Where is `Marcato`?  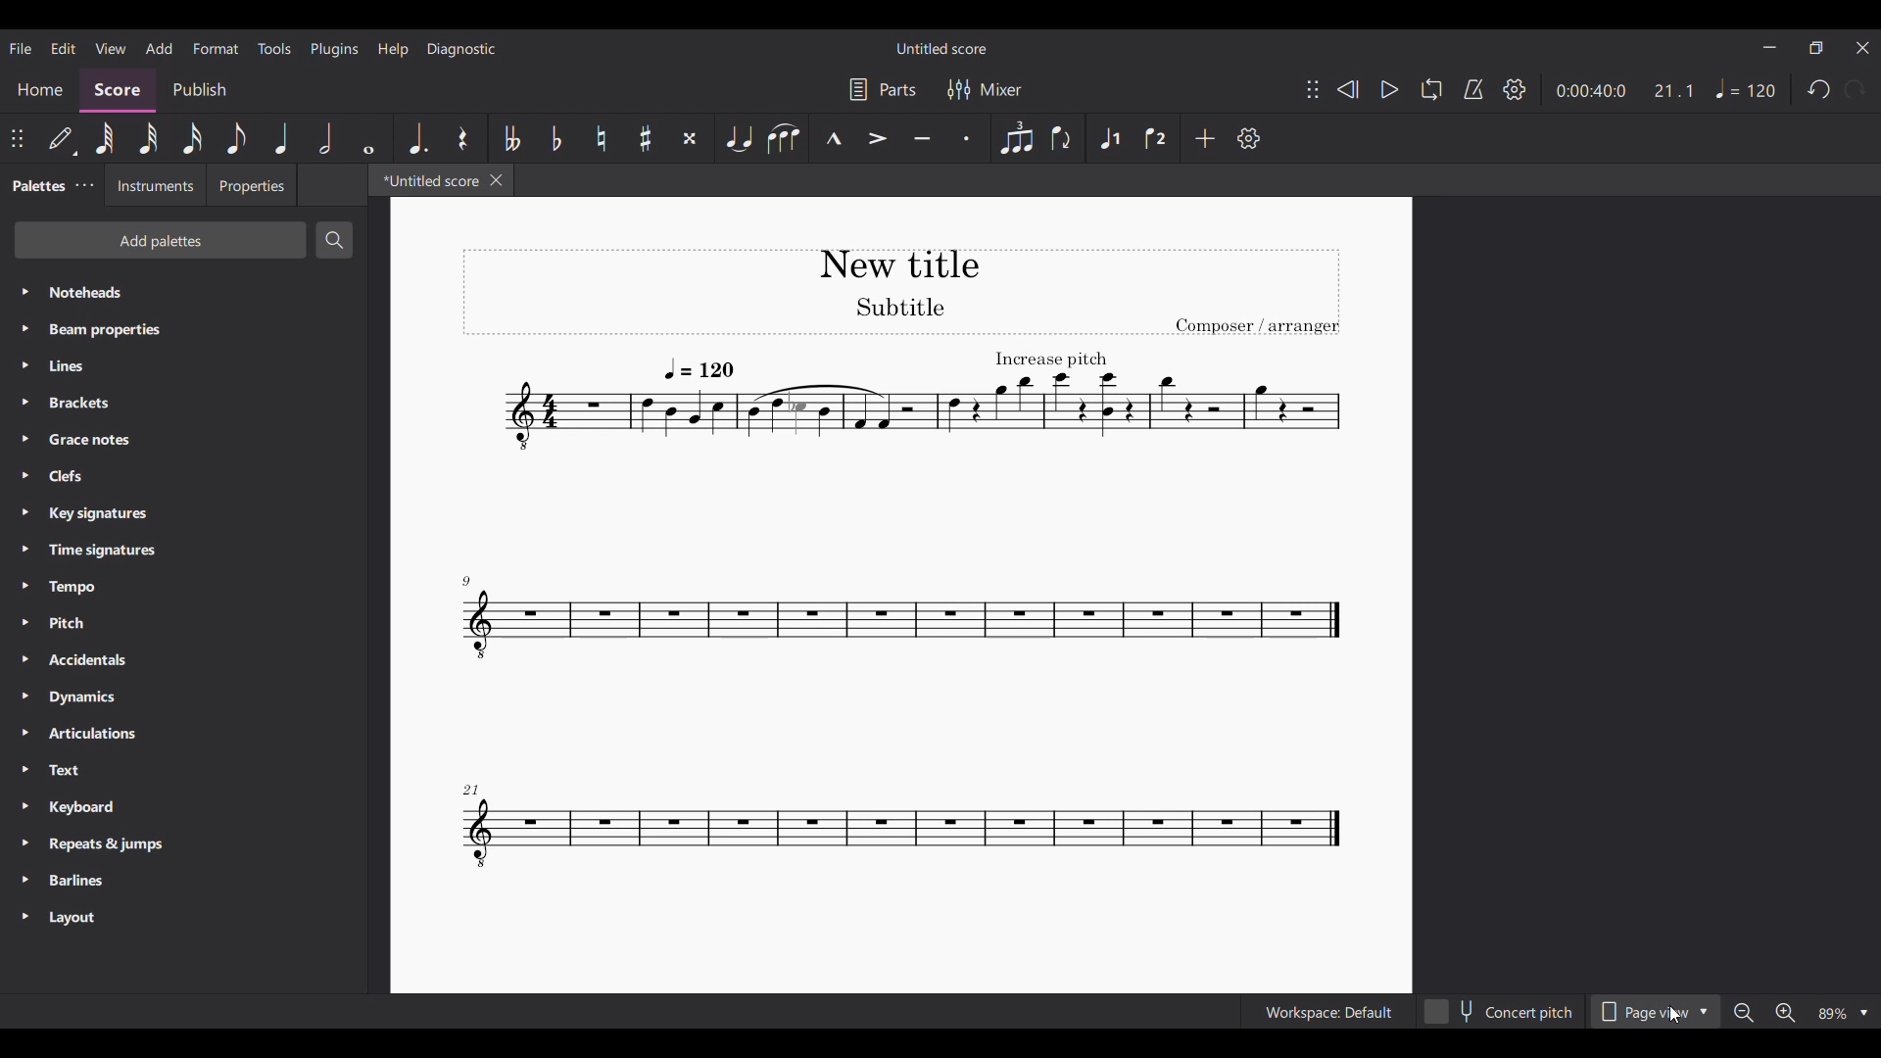
Marcato is located at coordinates (833, 138).